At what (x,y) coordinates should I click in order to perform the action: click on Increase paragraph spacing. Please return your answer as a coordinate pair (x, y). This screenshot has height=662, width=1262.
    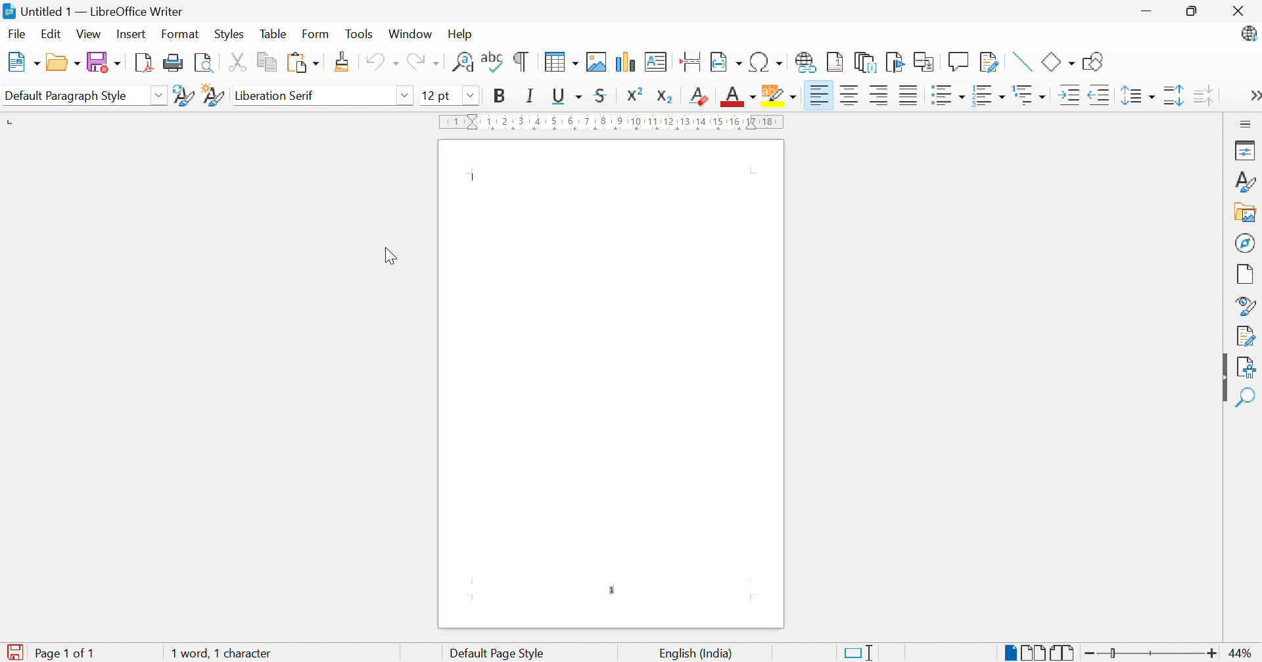
    Looking at the image, I should click on (1175, 97).